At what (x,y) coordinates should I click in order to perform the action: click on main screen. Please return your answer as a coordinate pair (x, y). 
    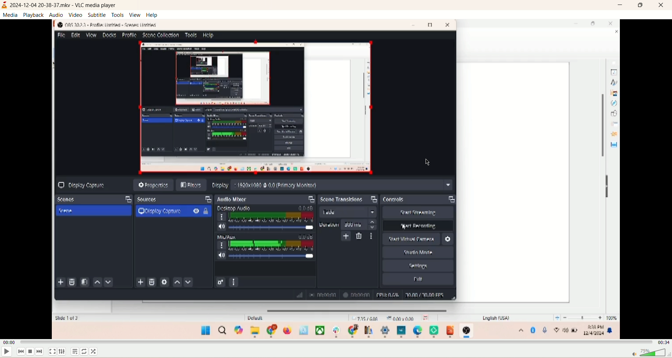
    Looking at the image, I should click on (336, 179).